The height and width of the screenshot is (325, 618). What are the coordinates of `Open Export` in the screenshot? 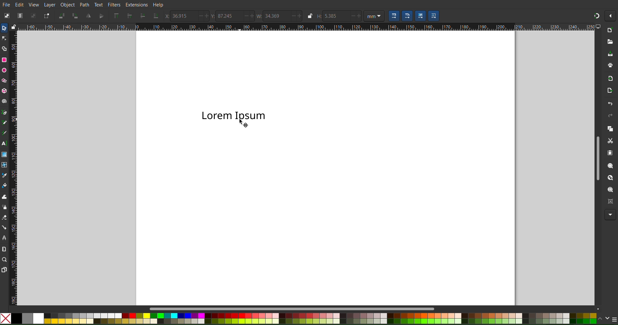 It's located at (609, 91).